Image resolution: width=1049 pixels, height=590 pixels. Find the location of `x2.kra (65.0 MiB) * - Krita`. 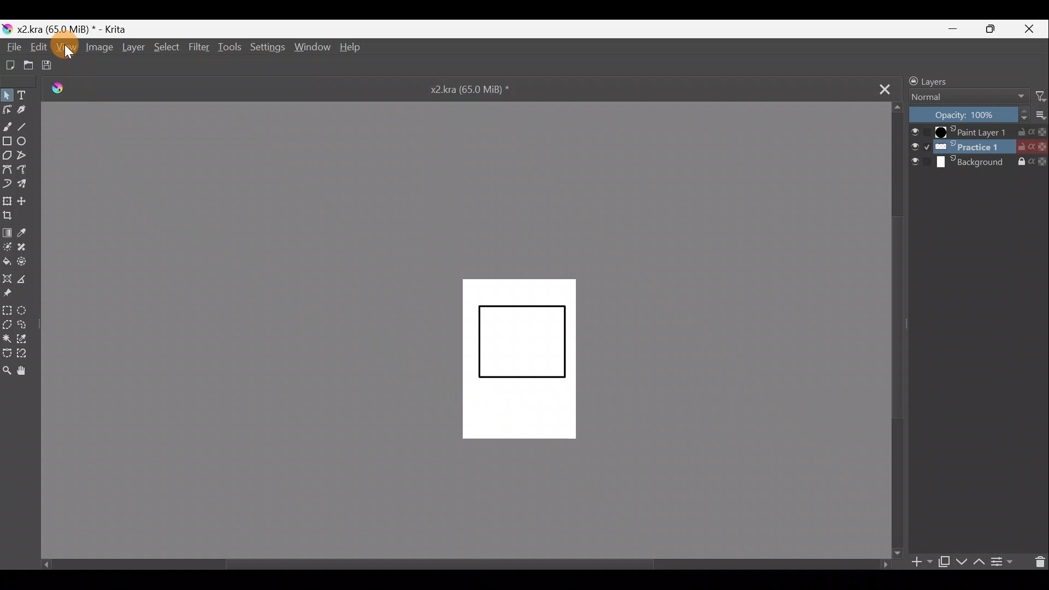

x2.kra (65.0 MiB) * - Krita is located at coordinates (75, 28).